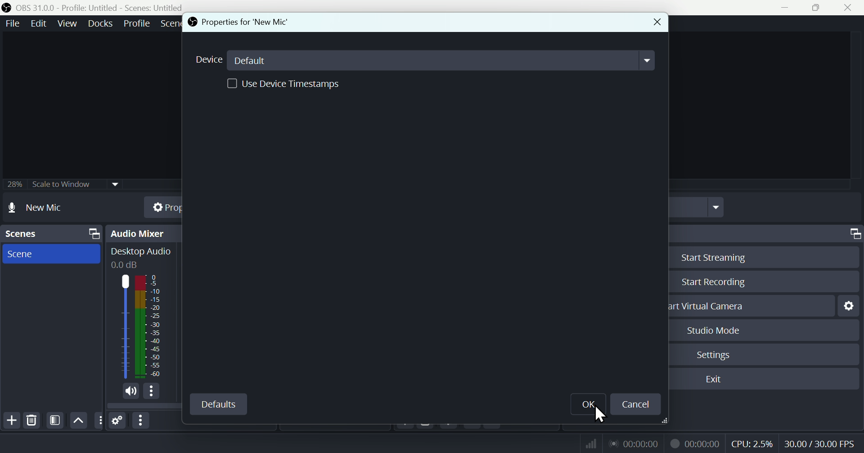  I want to click on (un)check Use device timestamps, so click(283, 83).